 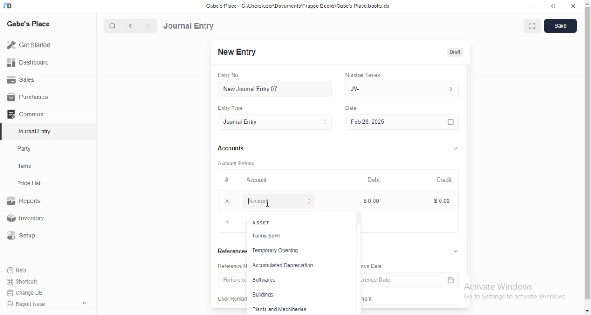 I want to click on ‘Account Entries, so click(x=241, y=163).